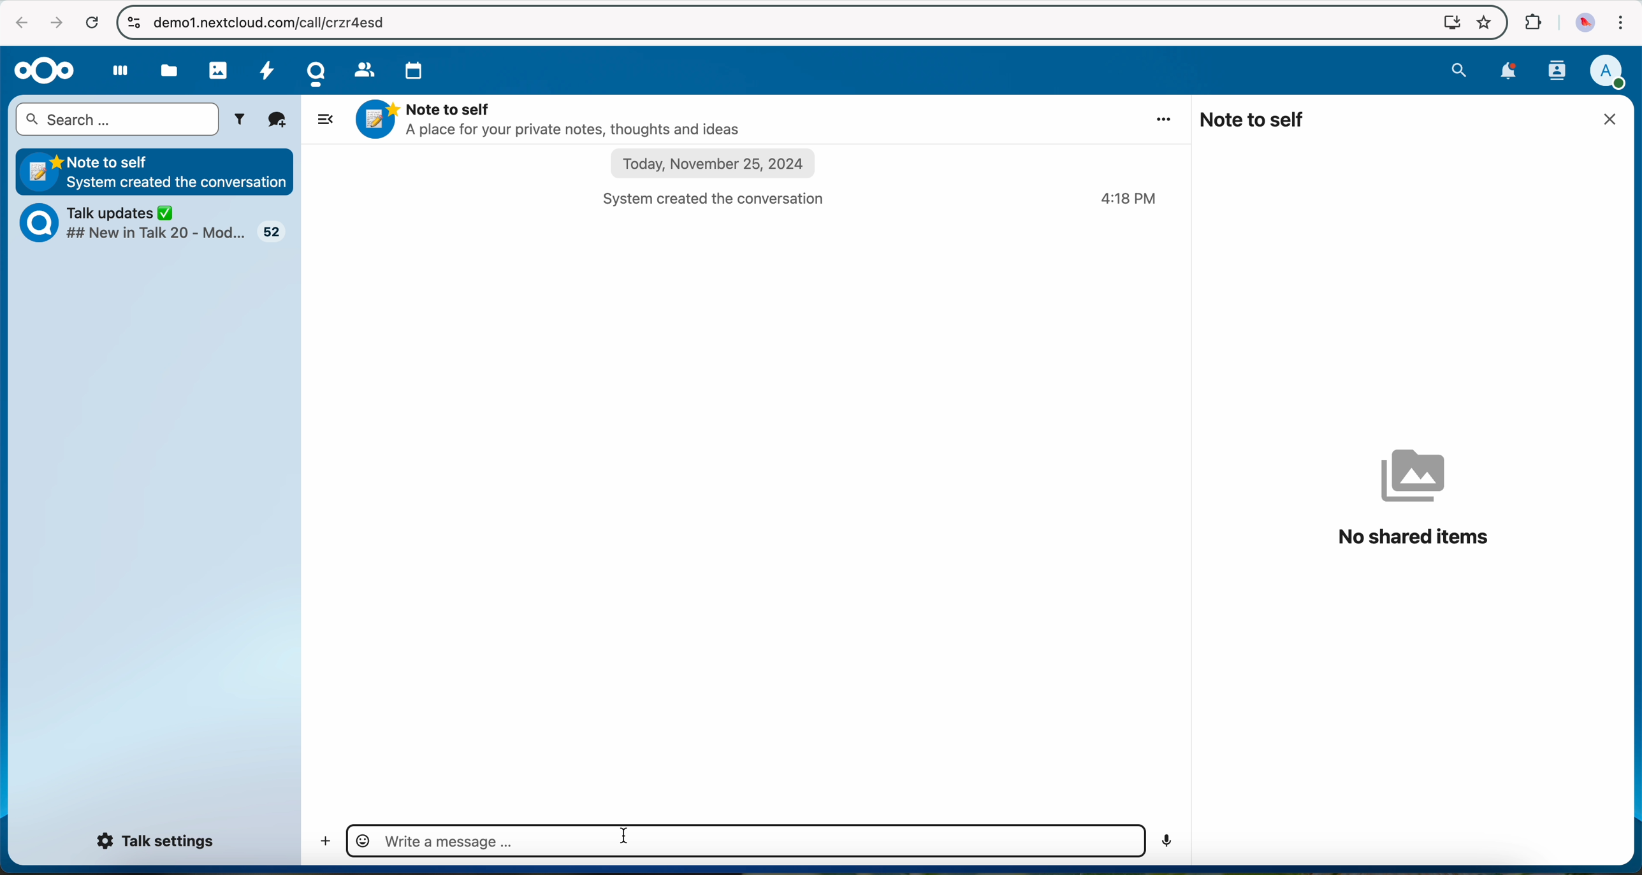 This screenshot has width=1642, height=875. I want to click on user profile, so click(1613, 72).